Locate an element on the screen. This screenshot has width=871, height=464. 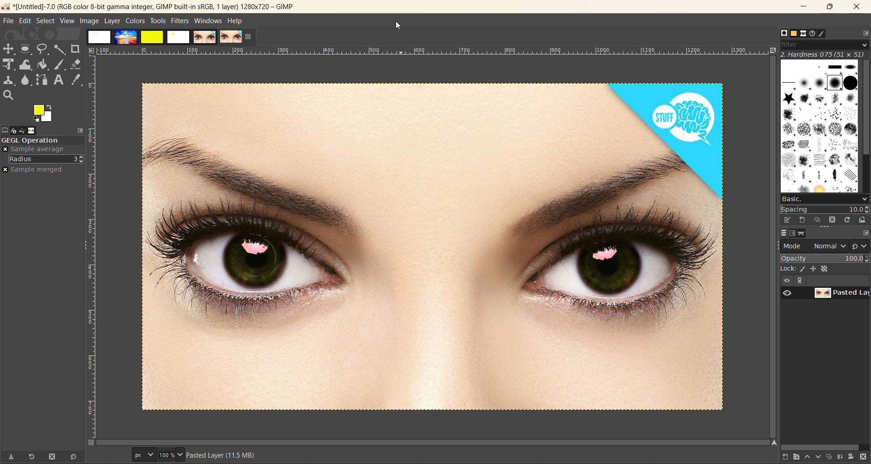
metadata is located at coordinates (219, 455).